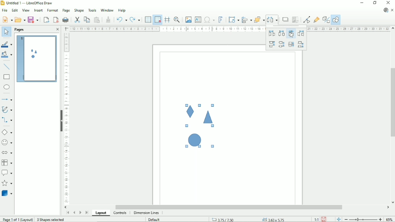 The width and height of the screenshot is (395, 222). Describe the element at coordinates (7, 193) in the screenshot. I see `3D Objects` at that location.